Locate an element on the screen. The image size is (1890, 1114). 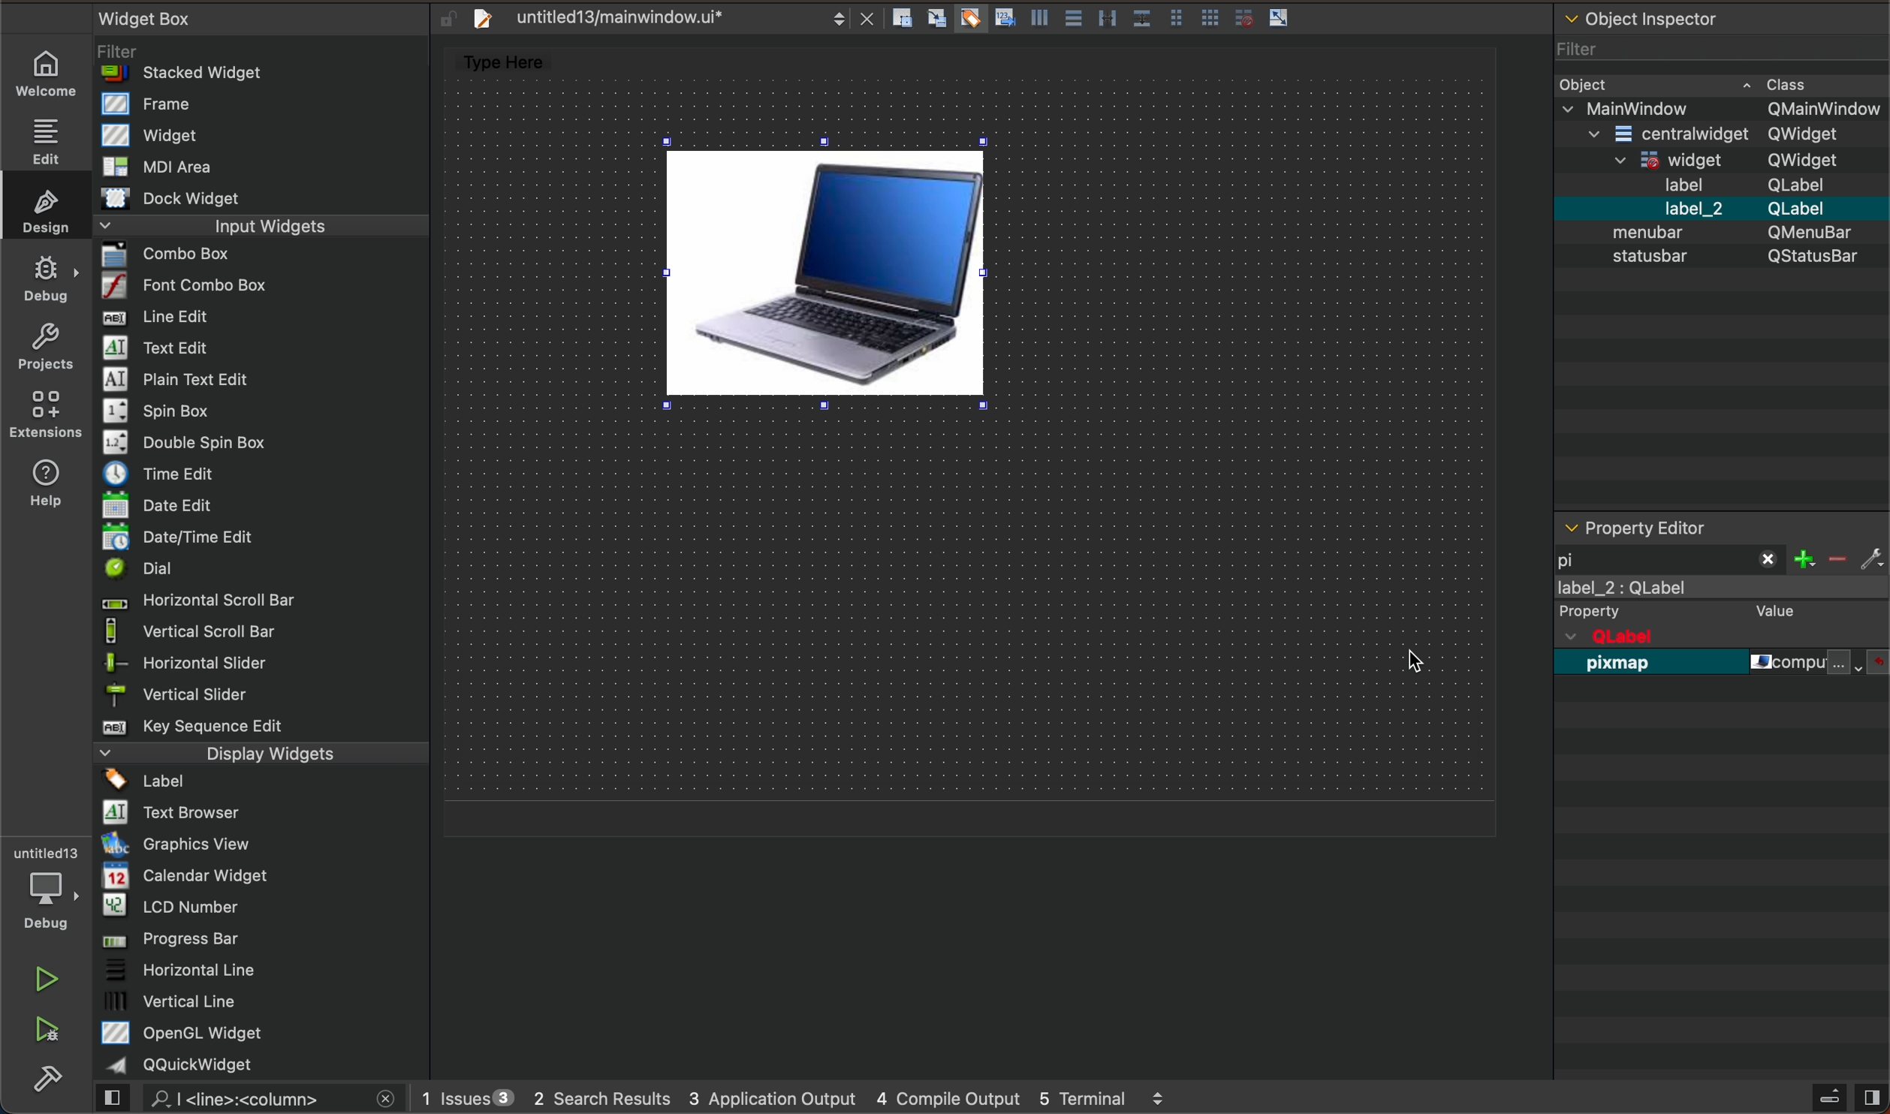
design is located at coordinates (44, 207).